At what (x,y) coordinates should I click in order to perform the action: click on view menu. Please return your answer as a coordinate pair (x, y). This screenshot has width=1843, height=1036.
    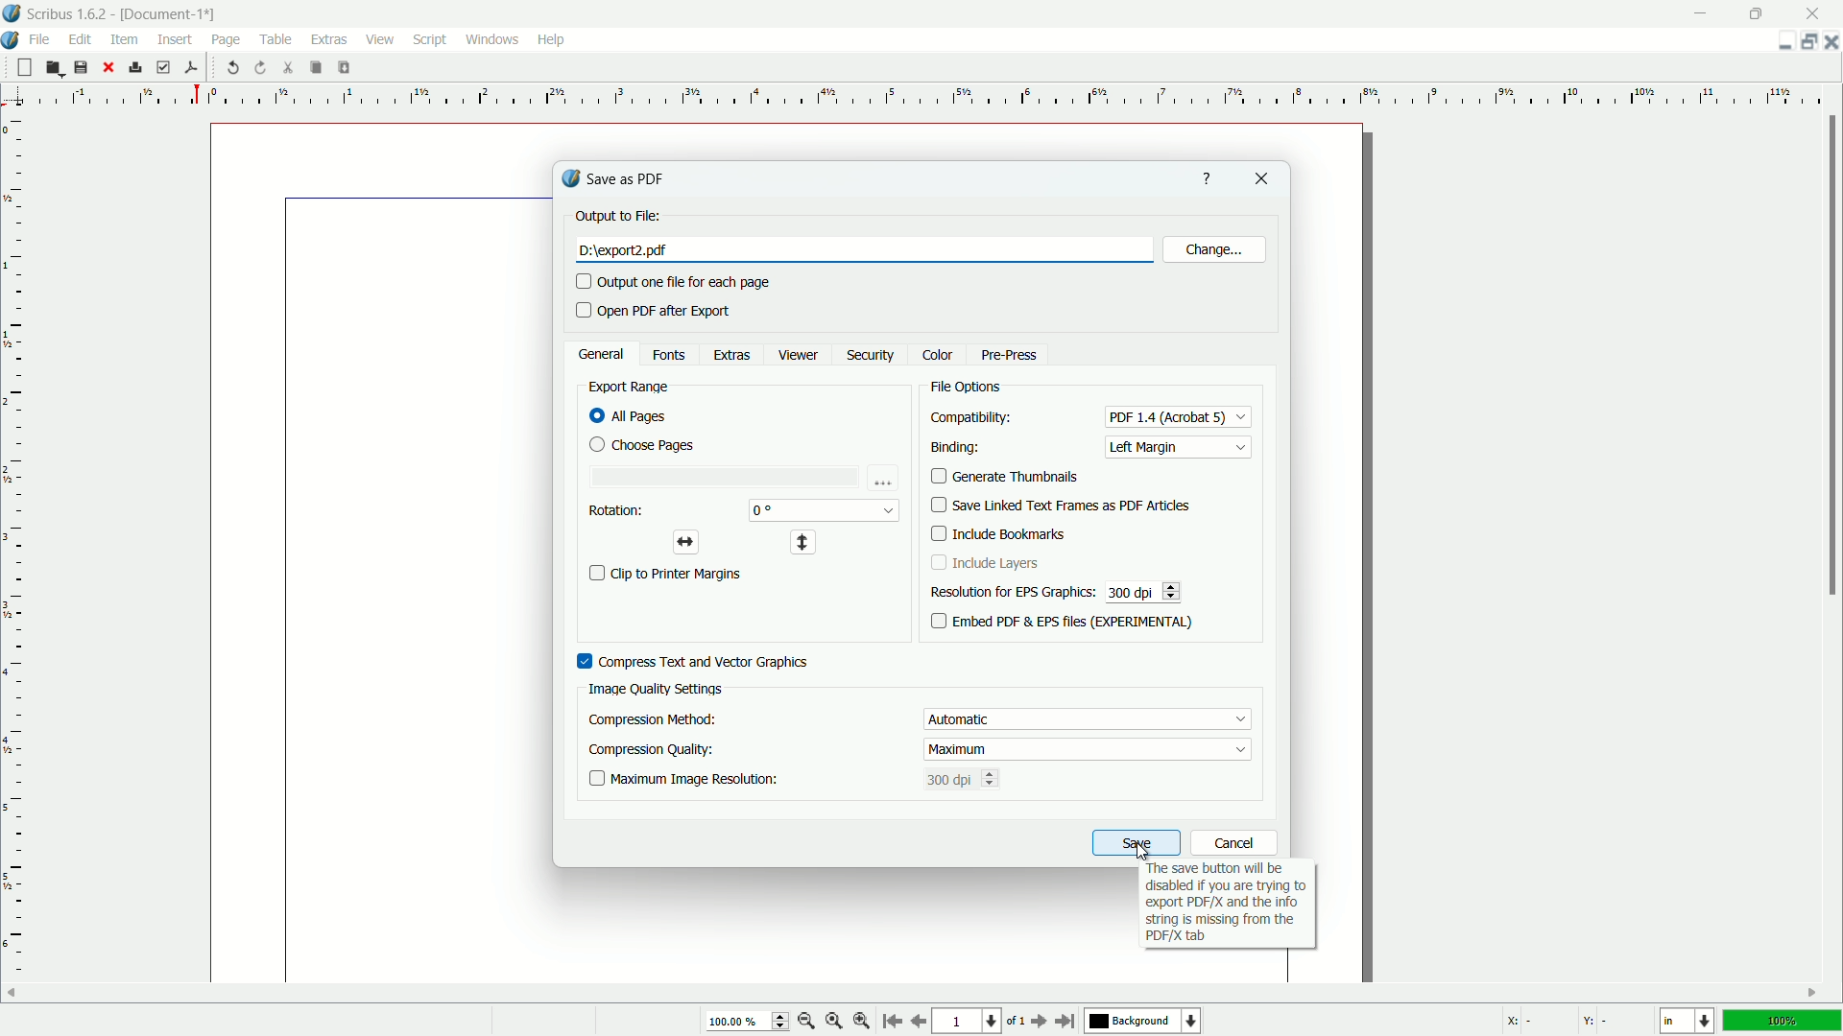
    Looking at the image, I should click on (381, 40).